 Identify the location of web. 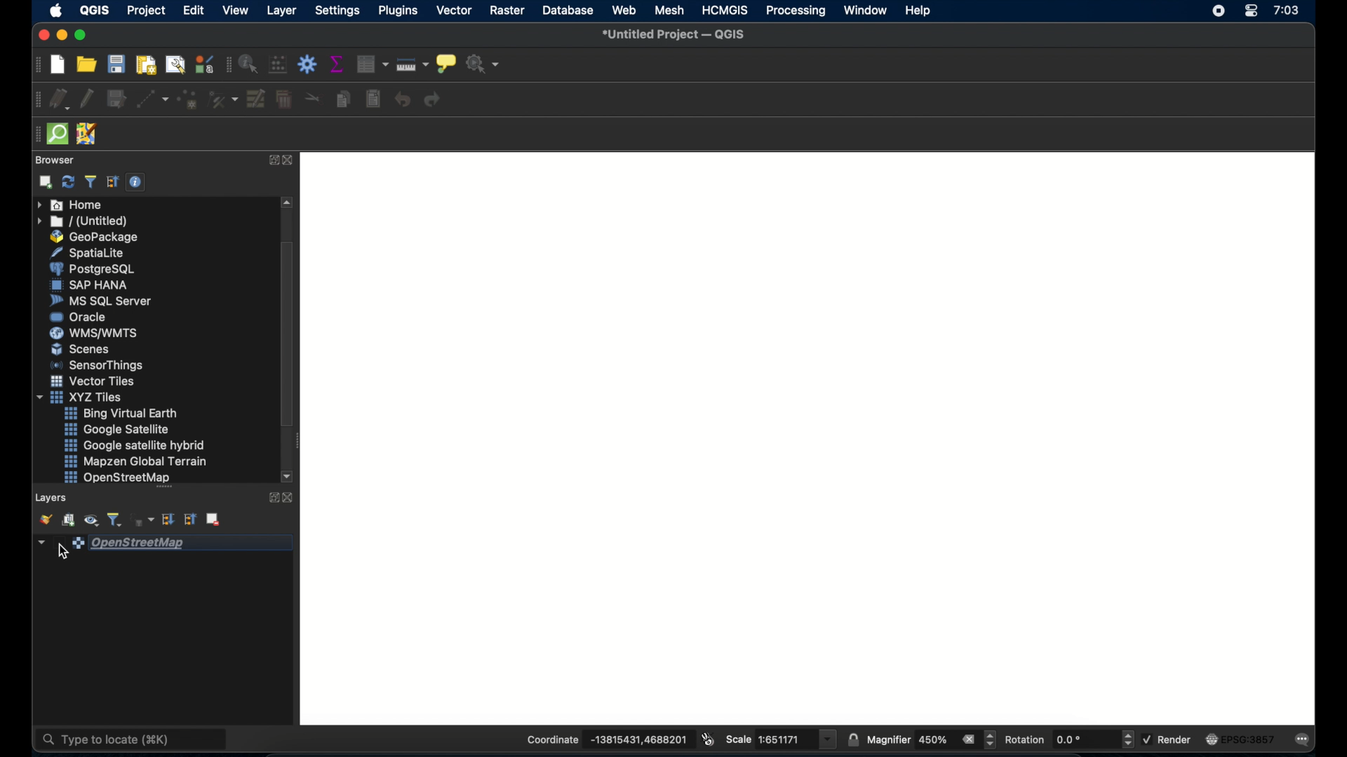
(624, 9).